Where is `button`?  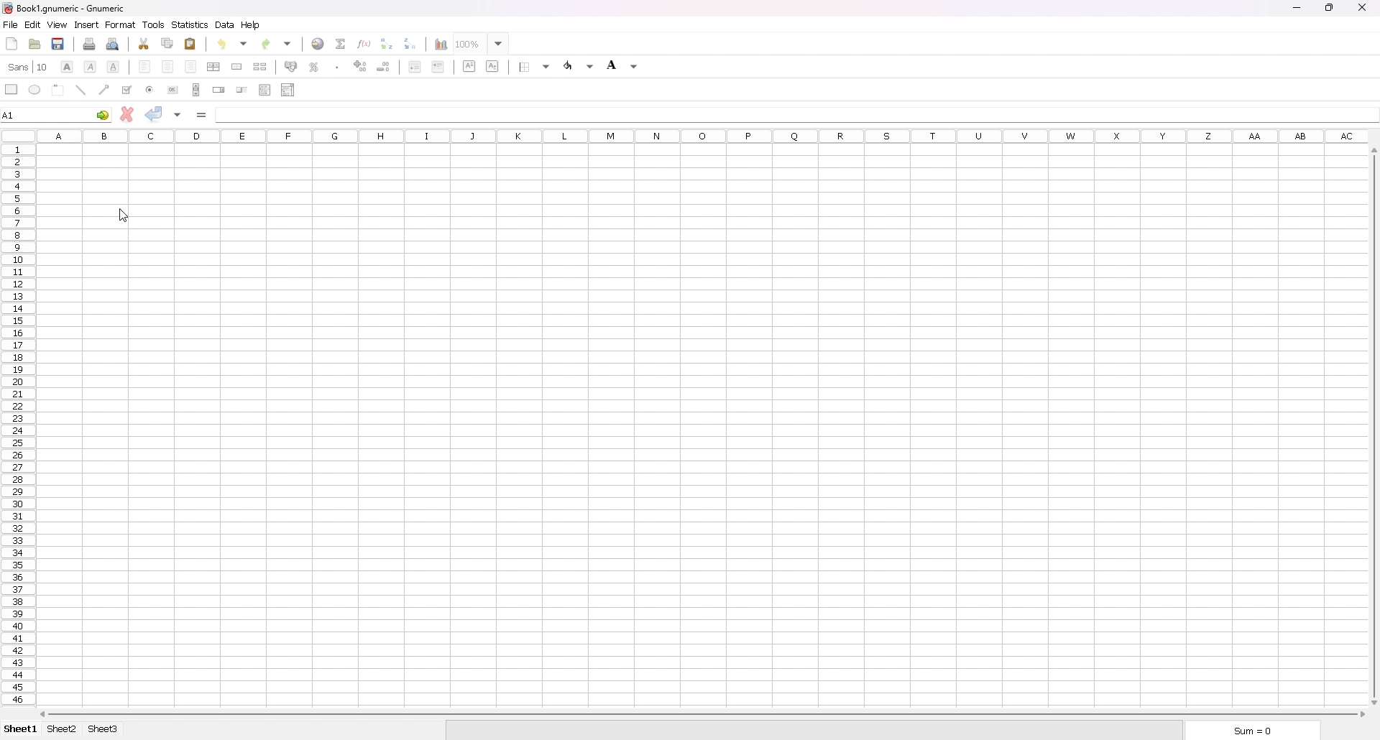 button is located at coordinates (173, 90).